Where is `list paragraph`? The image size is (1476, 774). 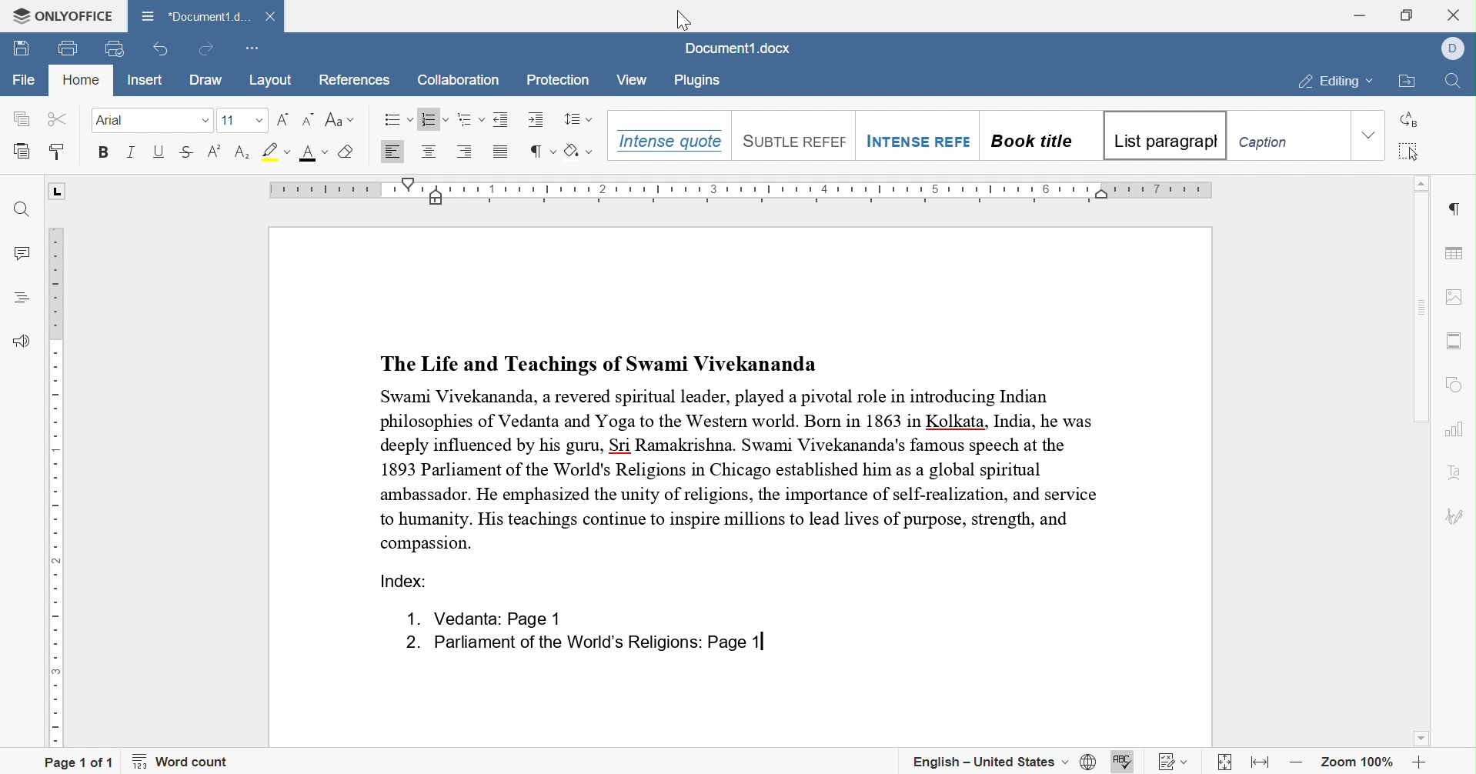
list paragraph is located at coordinates (1164, 138).